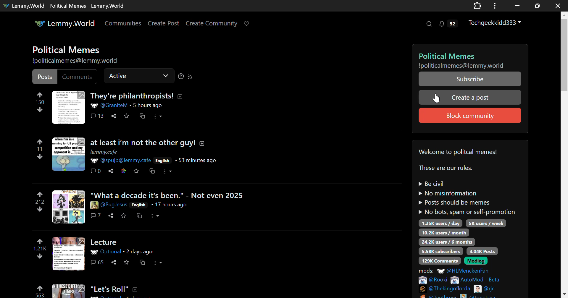 Image resolution: width=568 pixels, height=298 pixels. I want to click on !politicalmemes@lemmy.world, so click(460, 66).